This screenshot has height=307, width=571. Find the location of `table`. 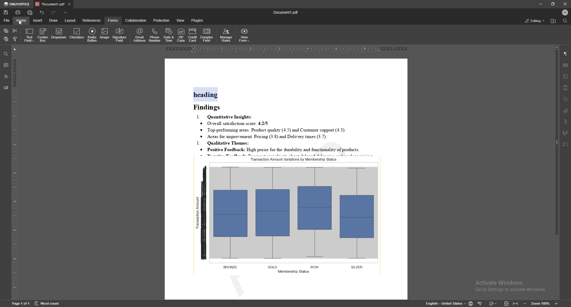

table is located at coordinates (566, 65).